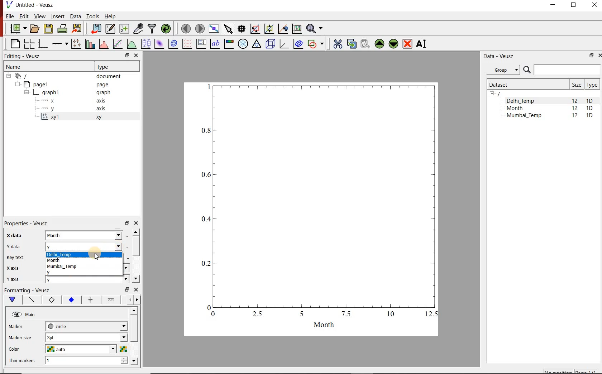 Image resolution: width=602 pixels, height=374 pixels. What do you see at coordinates (526, 85) in the screenshot?
I see `Dataset` at bounding box center [526, 85].